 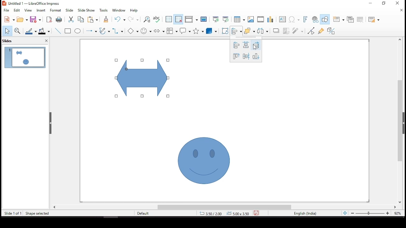 What do you see at coordinates (17, 30) in the screenshot?
I see `zoom and pan` at bounding box center [17, 30].